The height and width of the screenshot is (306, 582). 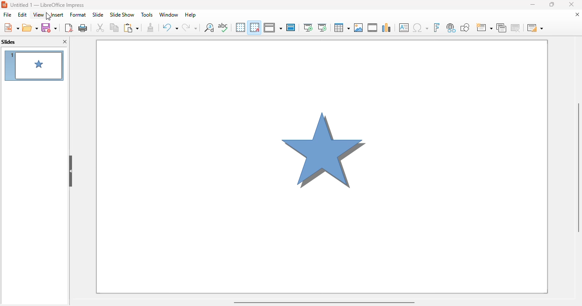 What do you see at coordinates (147, 15) in the screenshot?
I see `tools` at bounding box center [147, 15].